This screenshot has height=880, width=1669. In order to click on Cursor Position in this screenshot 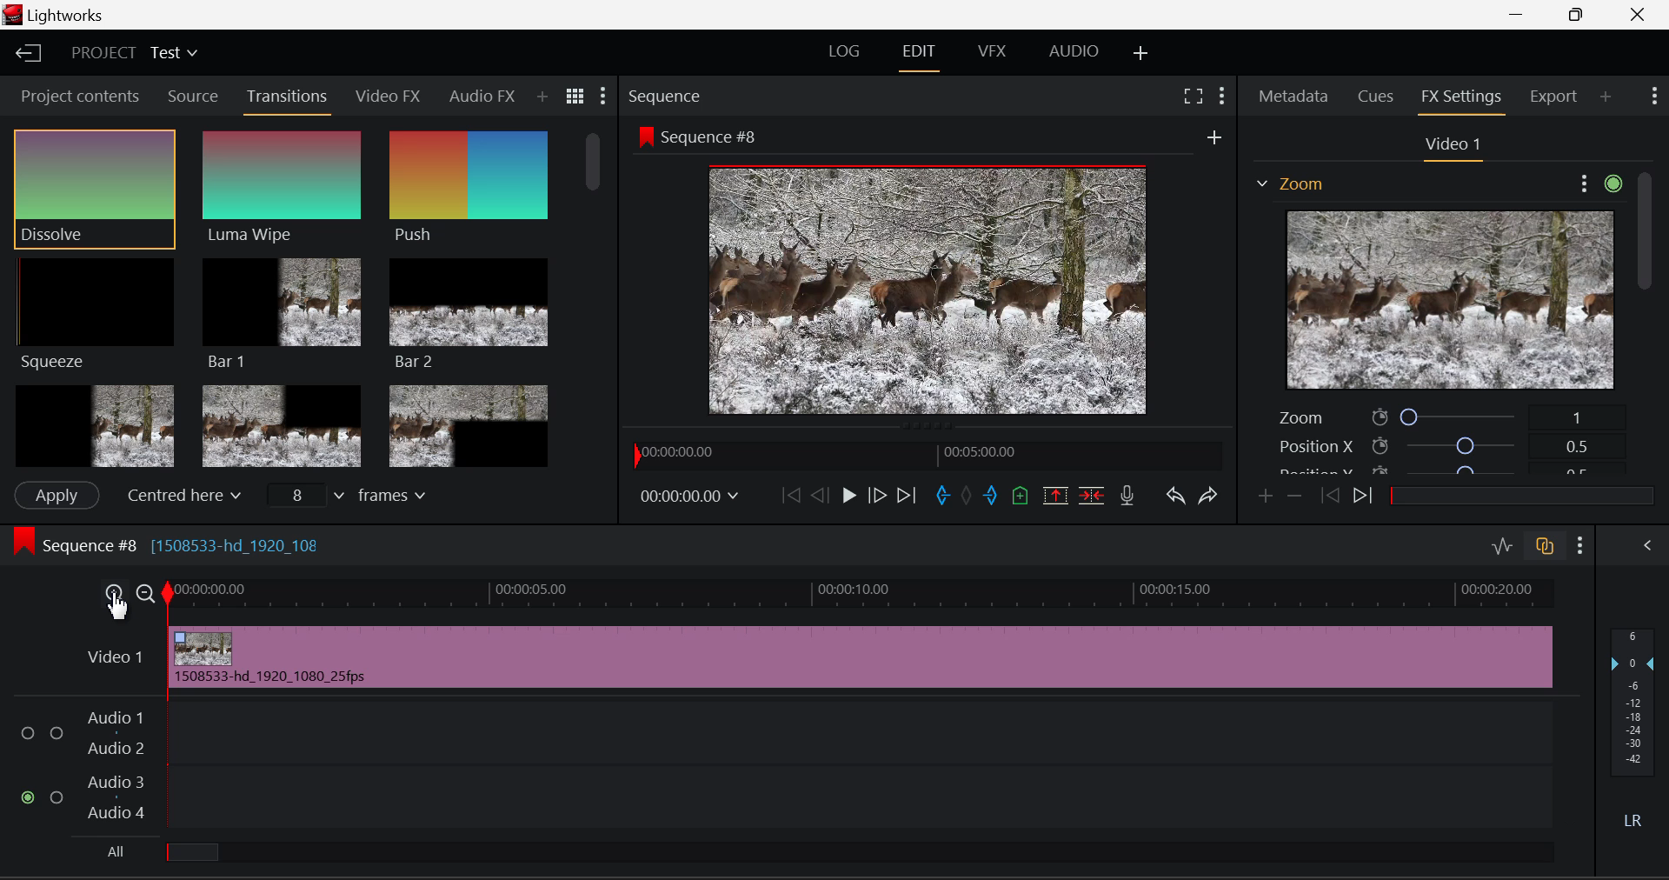, I will do `click(118, 607)`.